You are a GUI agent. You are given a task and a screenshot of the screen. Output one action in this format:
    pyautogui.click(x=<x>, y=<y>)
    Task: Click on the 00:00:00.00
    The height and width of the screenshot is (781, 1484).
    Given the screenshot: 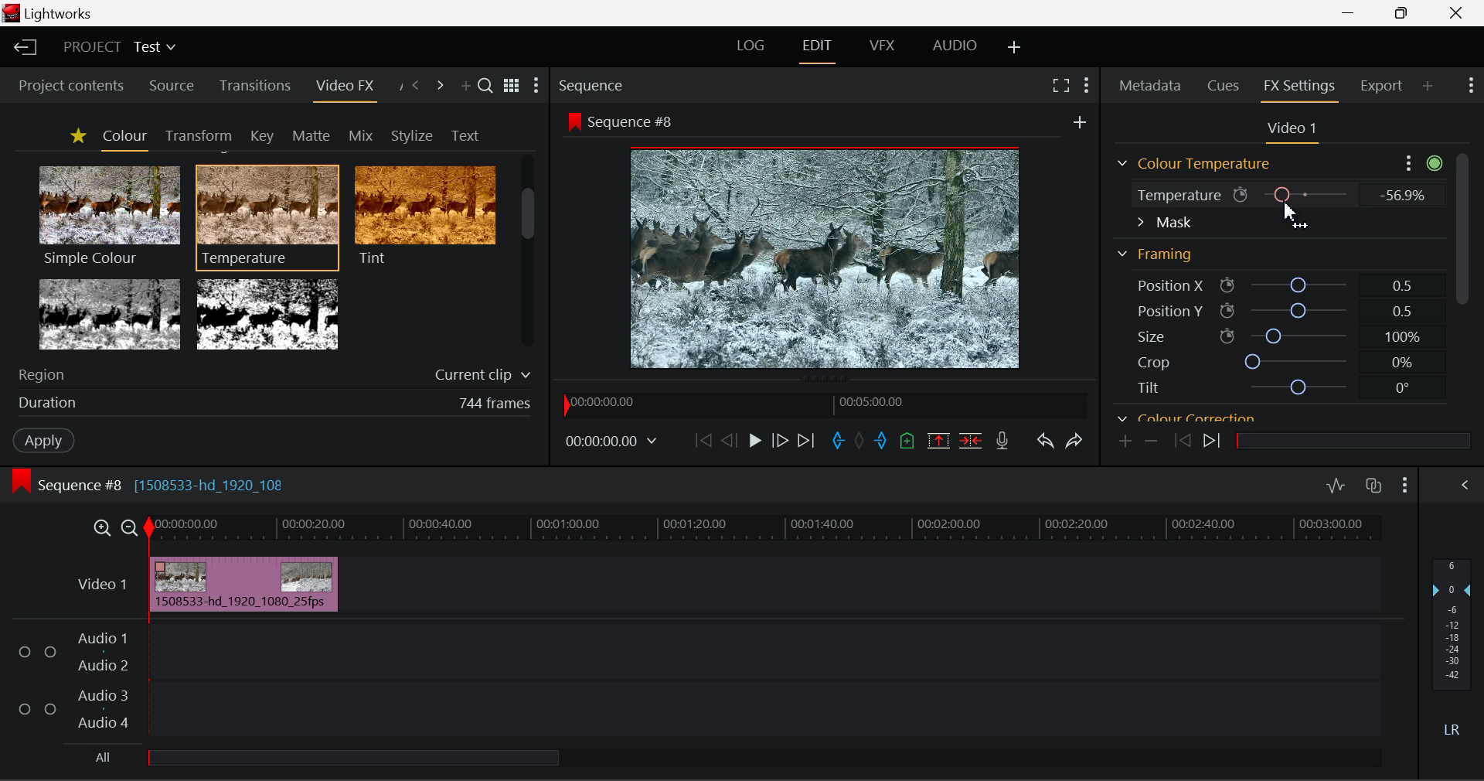 What is the action you would take?
    pyautogui.click(x=614, y=442)
    